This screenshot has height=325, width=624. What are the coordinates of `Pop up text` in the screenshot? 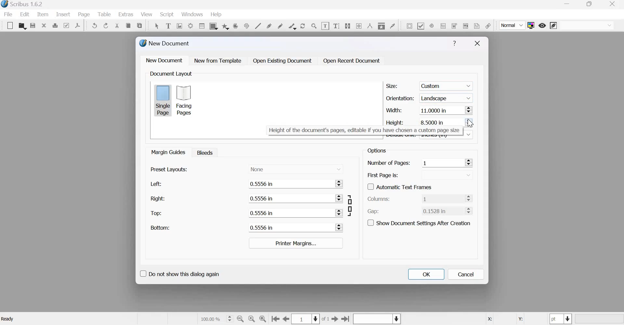 It's located at (363, 130).